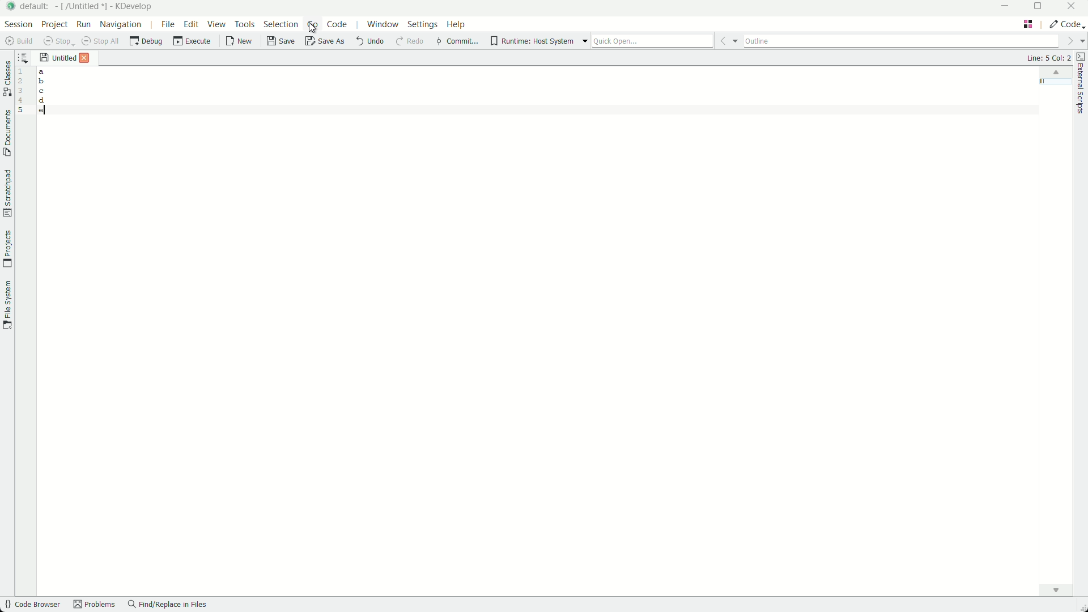 The height and width of the screenshot is (612, 1088). What do you see at coordinates (1053, 73) in the screenshot?
I see `minimap` at bounding box center [1053, 73].